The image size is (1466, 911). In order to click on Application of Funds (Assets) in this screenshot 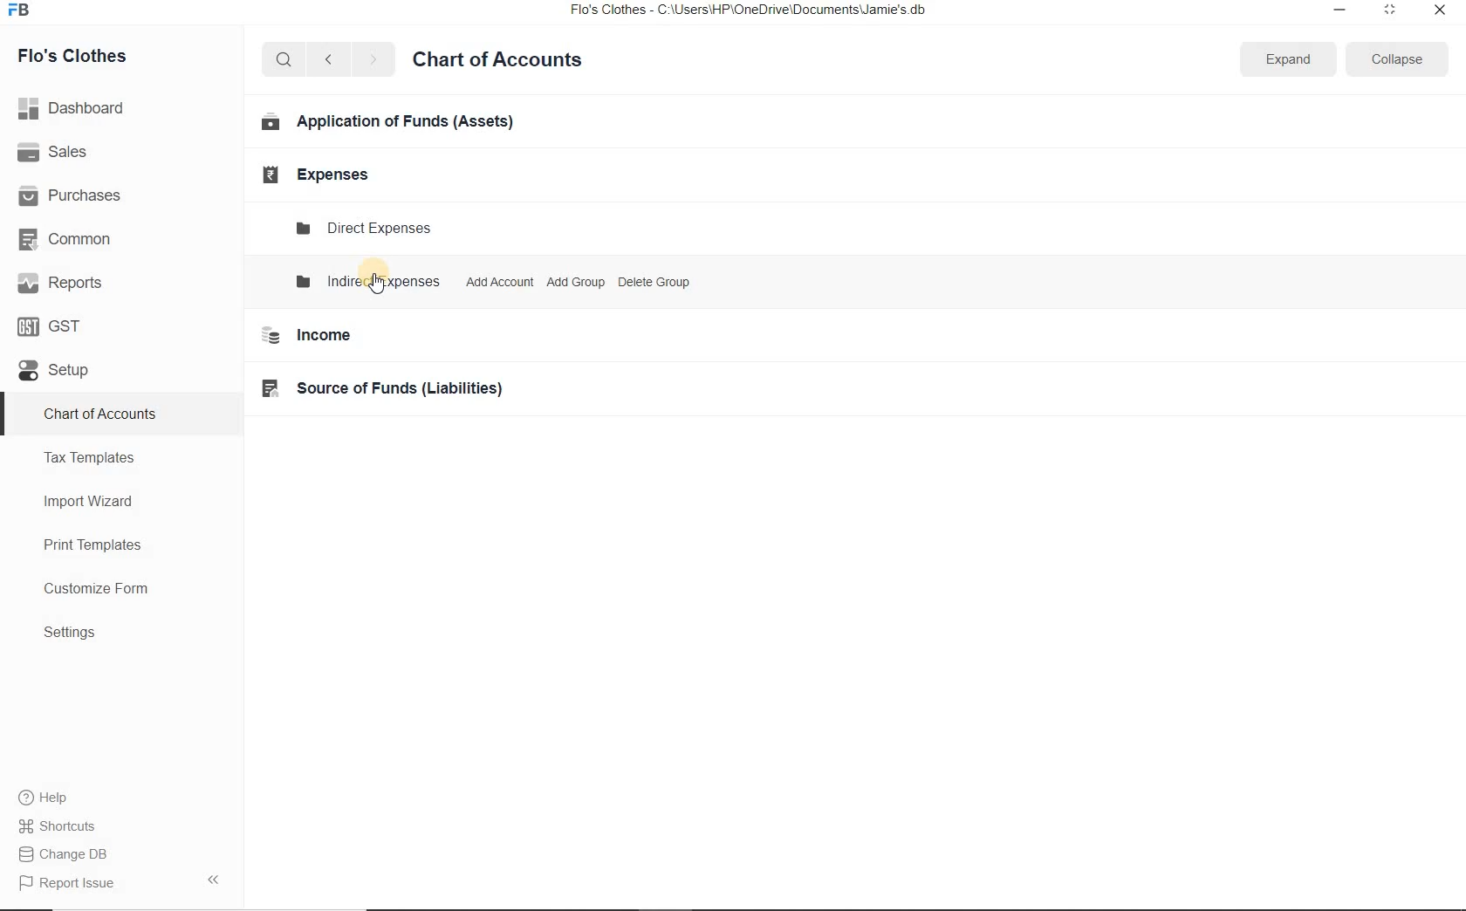, I will do `click(388, 123)`.